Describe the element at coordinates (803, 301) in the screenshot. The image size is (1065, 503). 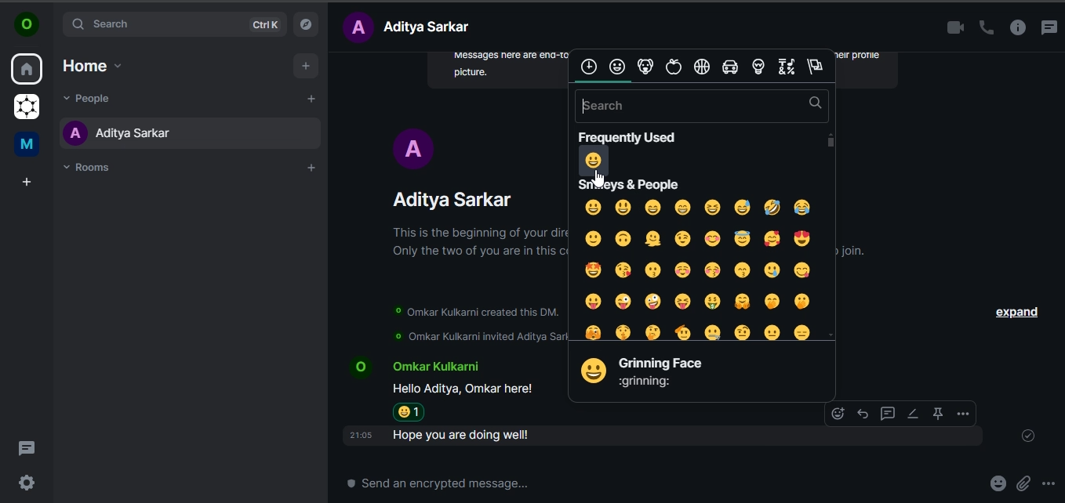
I see `face with open eyes and hand over over mouth` at that location.